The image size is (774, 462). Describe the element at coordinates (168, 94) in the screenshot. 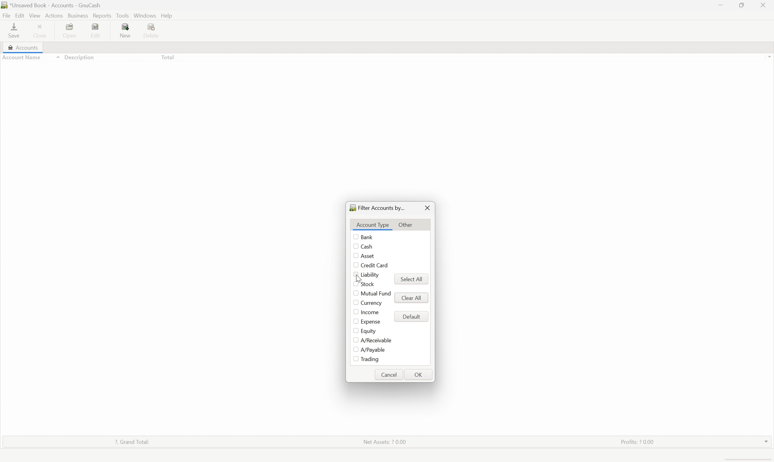

I see `? 0.00` at that location.